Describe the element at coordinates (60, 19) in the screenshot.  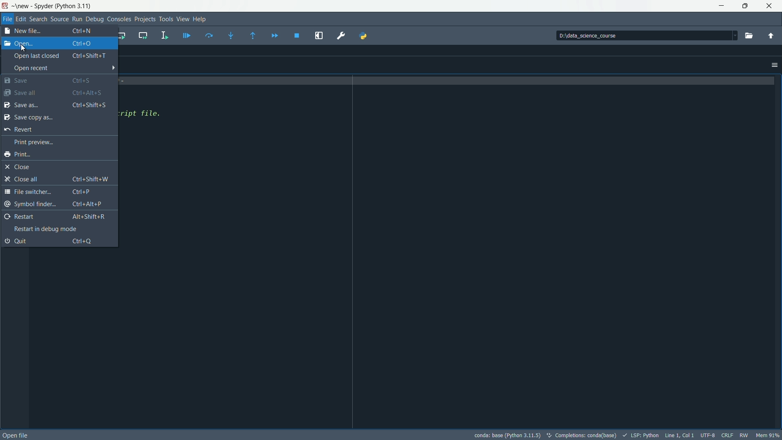
I see `source menu` at that location.